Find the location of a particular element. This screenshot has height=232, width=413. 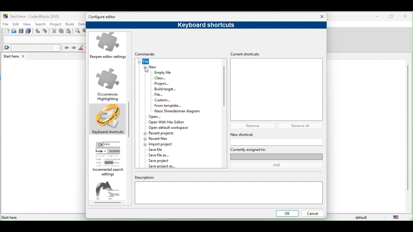

open with hex editor is located at coordinates (171, 122).